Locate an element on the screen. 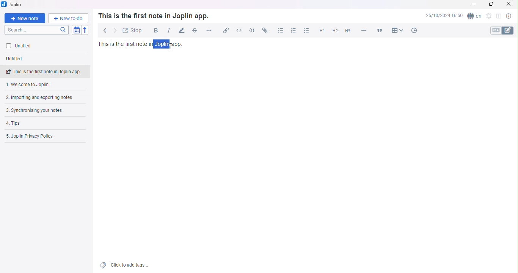 The height and width of the screenshot is (273, 518). Date and Time is located at coordinates (444, 17).